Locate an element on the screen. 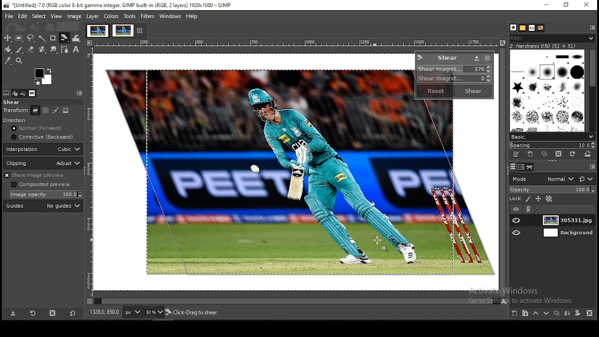 The image size is (599, 337). transform is located at coordinates (16, 111).